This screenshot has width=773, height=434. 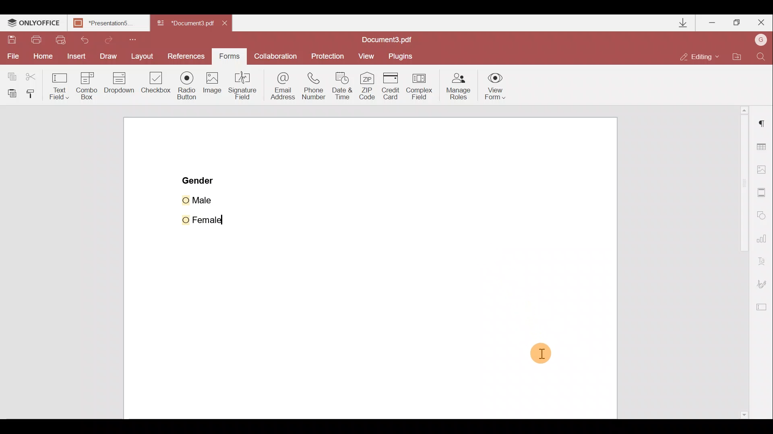 I want to click on Protection, so click(x=329, y=54).